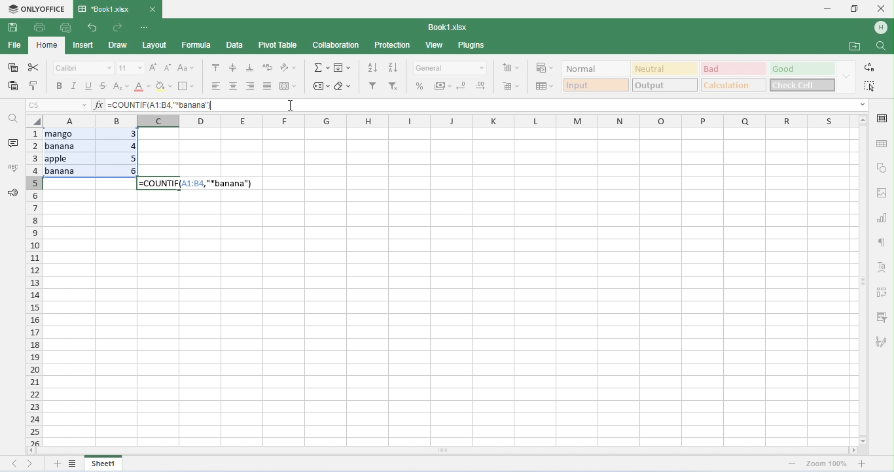 Image resolution: width=894 pixels, height=472 pixels. Describe the element at coordinates (884, 218) in the screenshot. I see `chart settings` at that location.